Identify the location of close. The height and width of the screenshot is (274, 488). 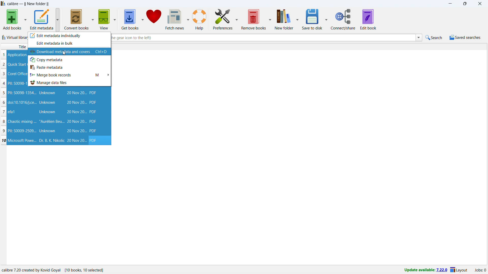
(480, 4).